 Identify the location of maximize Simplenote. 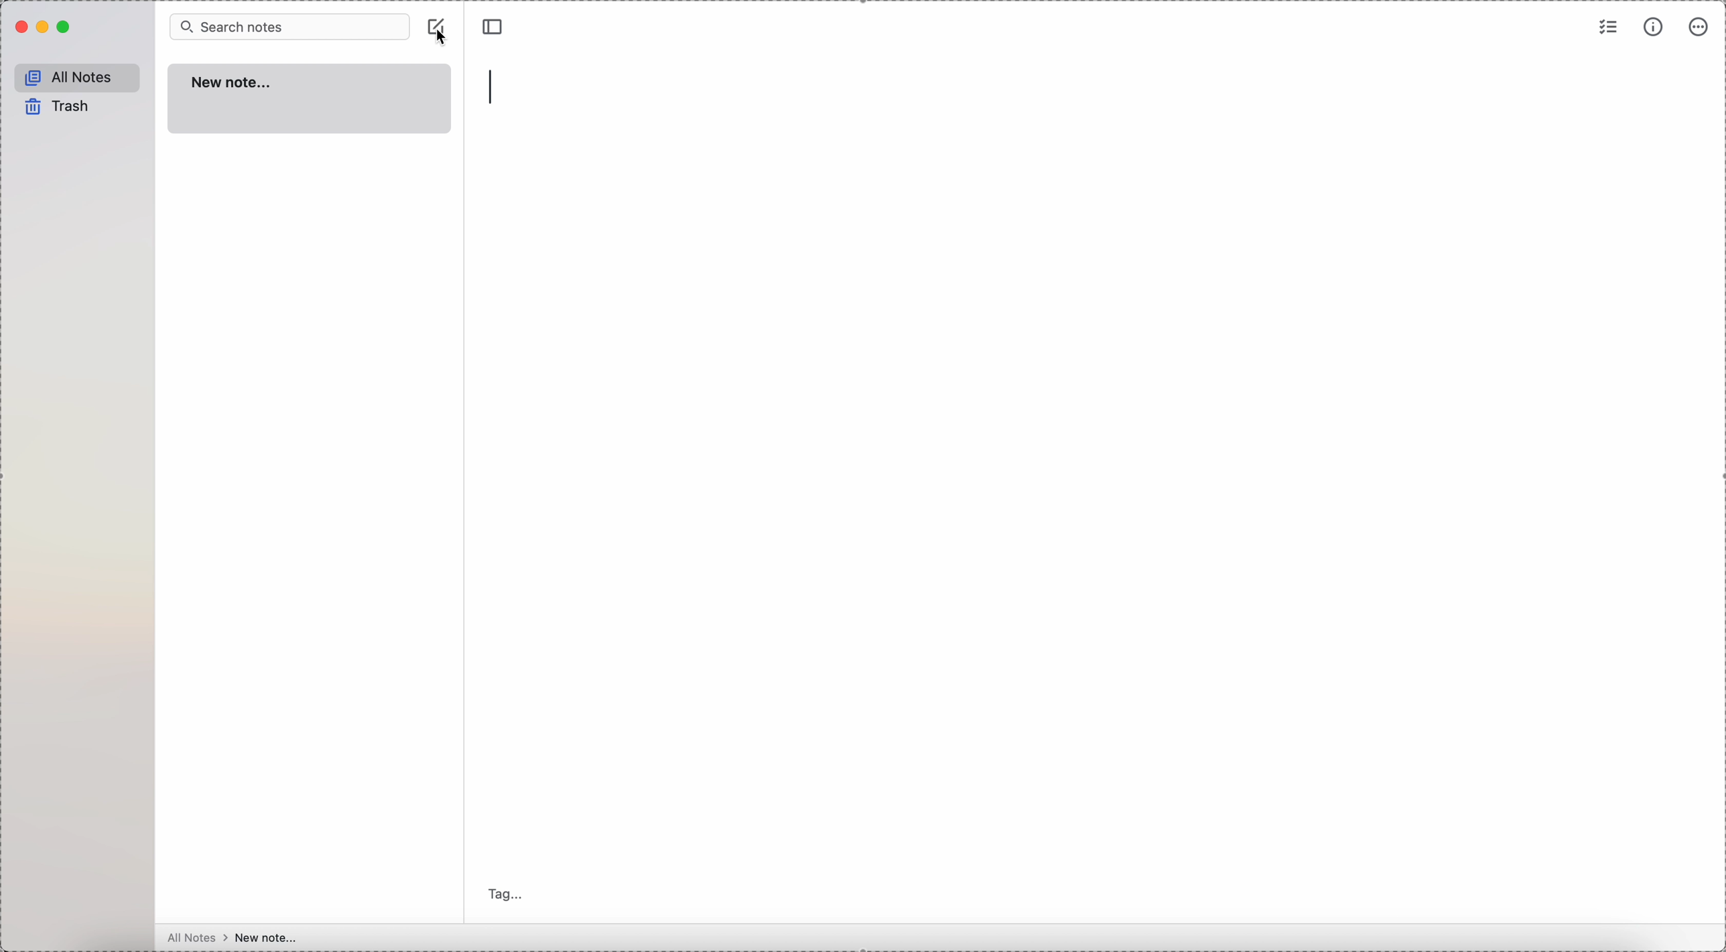
(68, 27).